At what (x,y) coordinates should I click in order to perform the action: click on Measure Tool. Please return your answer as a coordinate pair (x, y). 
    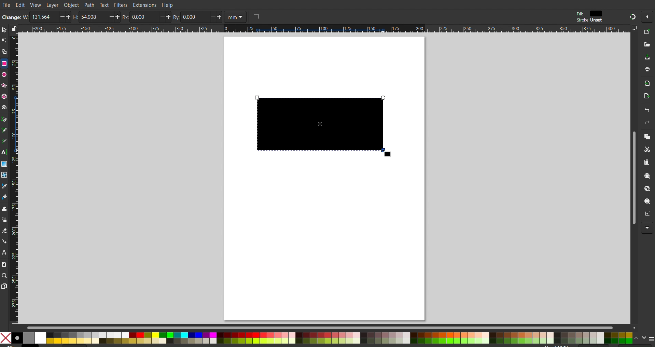
    Looking at the image, I should click on (4, 264).